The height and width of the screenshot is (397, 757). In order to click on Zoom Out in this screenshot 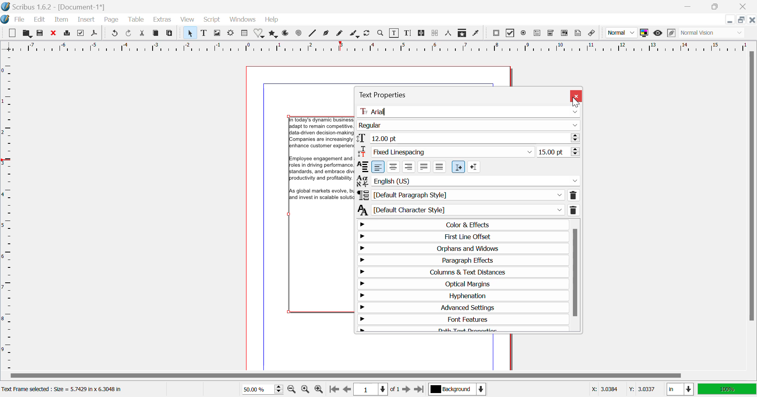, I will do `click(292, 389)`.